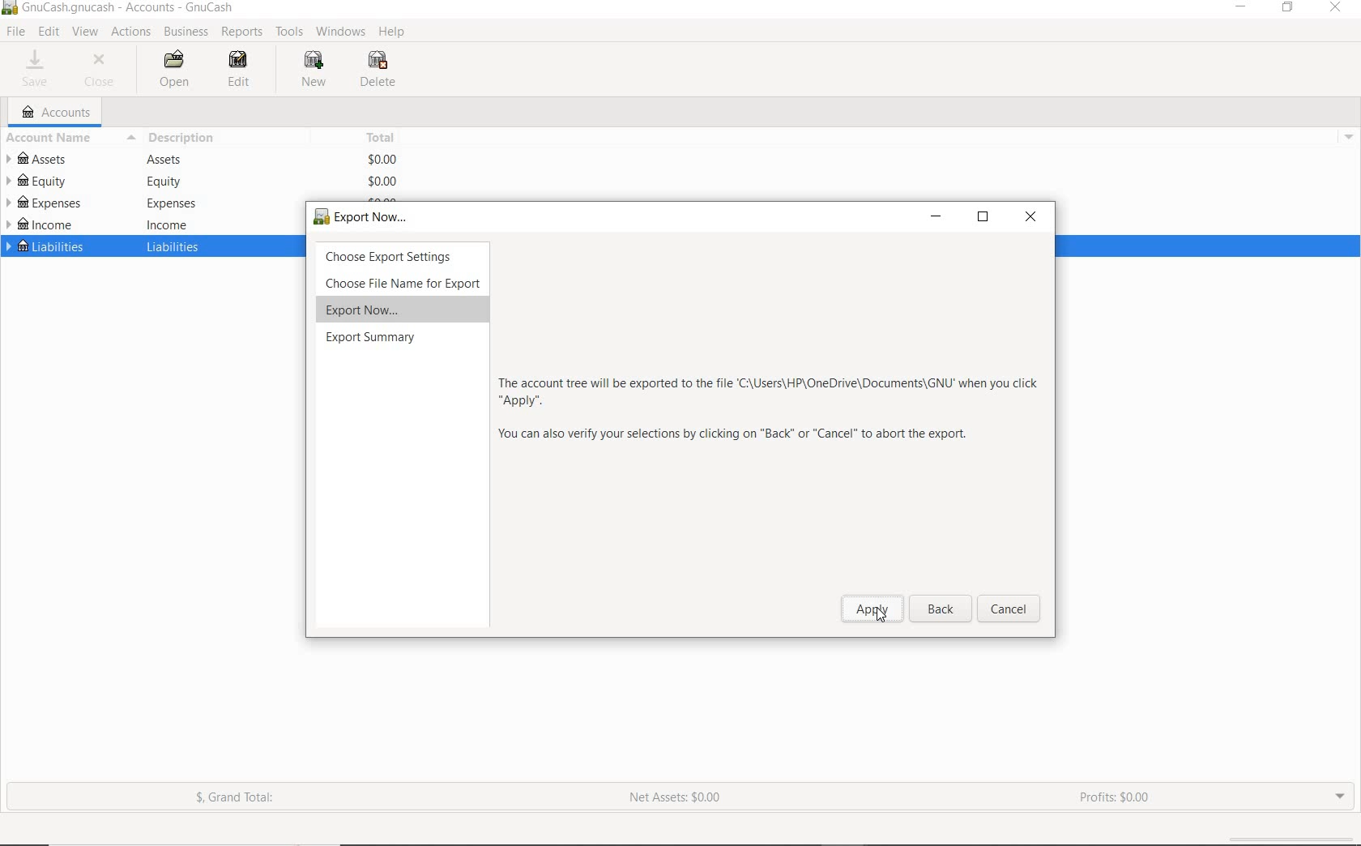 Image resolution: width=1361 pixels, height=846 pixels. Describe the element at coordinates (41, 158) in the screenshot. I see `ASSETS` at that location.